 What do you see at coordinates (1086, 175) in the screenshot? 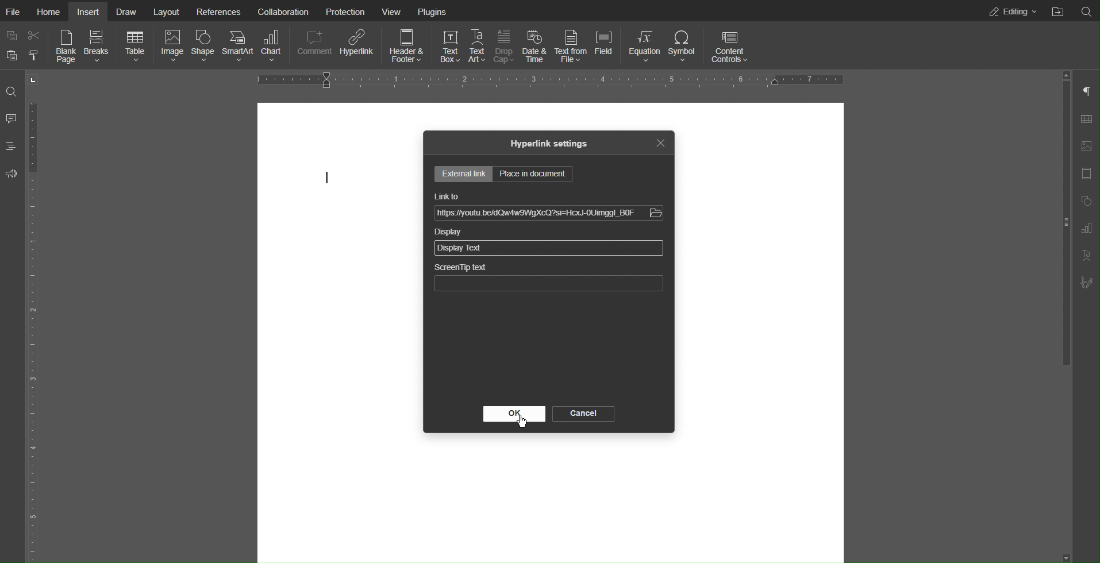
I see `Header Footer` at bounding box center [1086, 175].